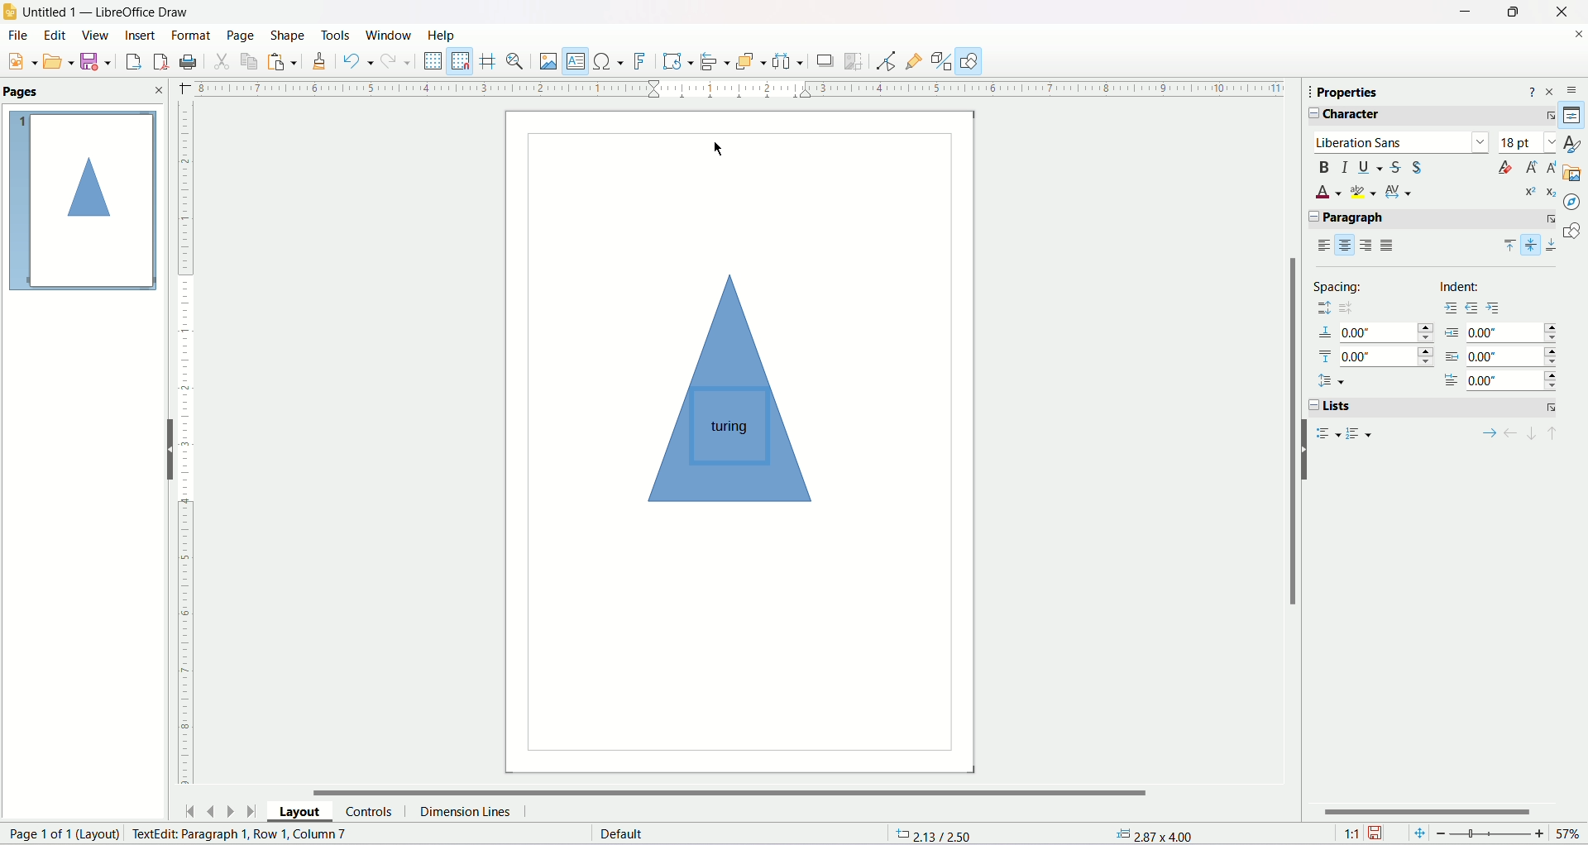 This screenshot has height=845, width=1588. What do you see at coordinates (1510, 435) in the screenshot?
I see `promote outline` at bounding box center [1510, 435].